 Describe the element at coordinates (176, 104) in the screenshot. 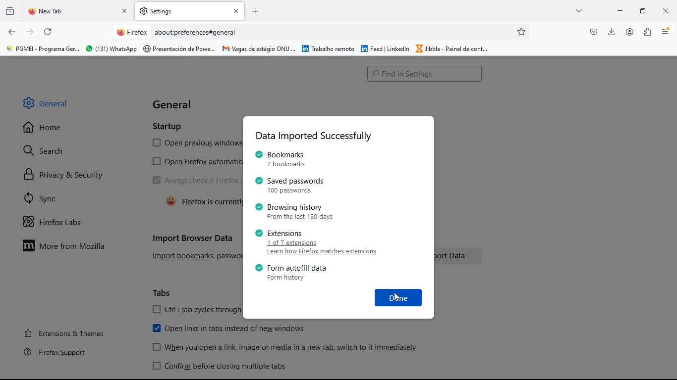

I see `general` at that location.